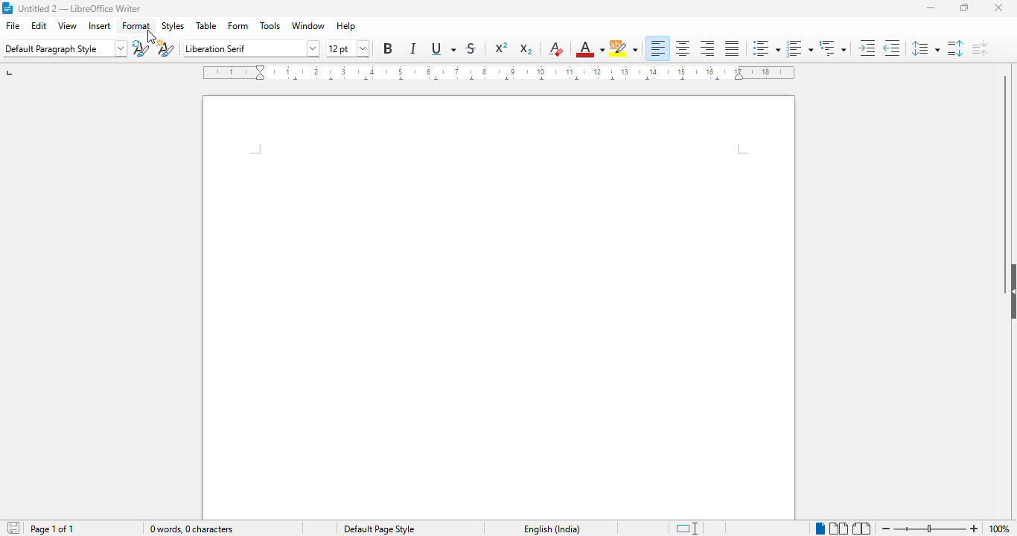 The height and width of the screenshot is (536, 1017). I want to click on zoom in or zoom out bar, so click(929, 529).